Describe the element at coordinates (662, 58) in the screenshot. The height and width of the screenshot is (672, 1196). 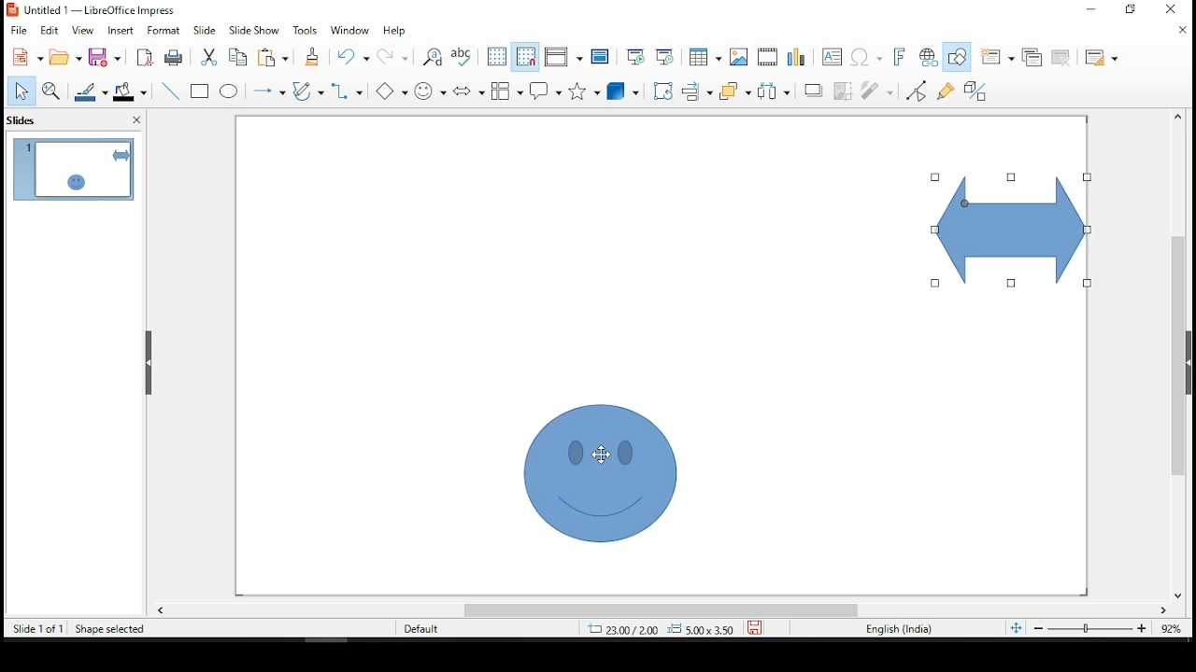
I see `start from current slide` at that location.